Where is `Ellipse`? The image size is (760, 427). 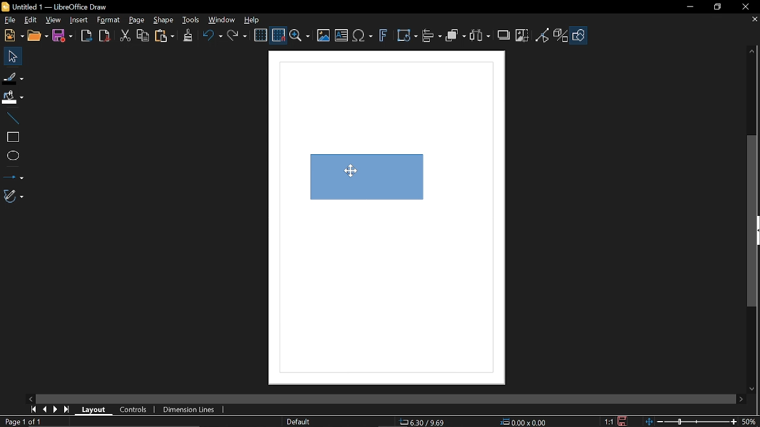 Ellipse is located at coordinates (12, 157).